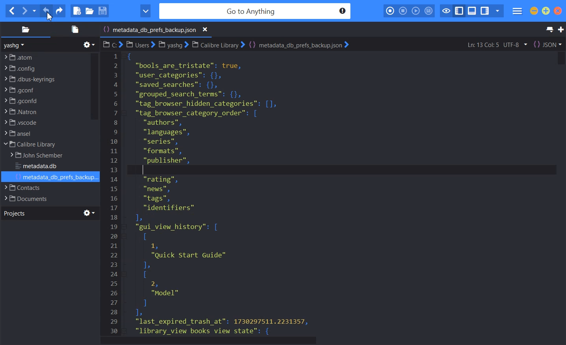 This screenshot has width=566, height=345. I want to click on File, so click(44, 144).